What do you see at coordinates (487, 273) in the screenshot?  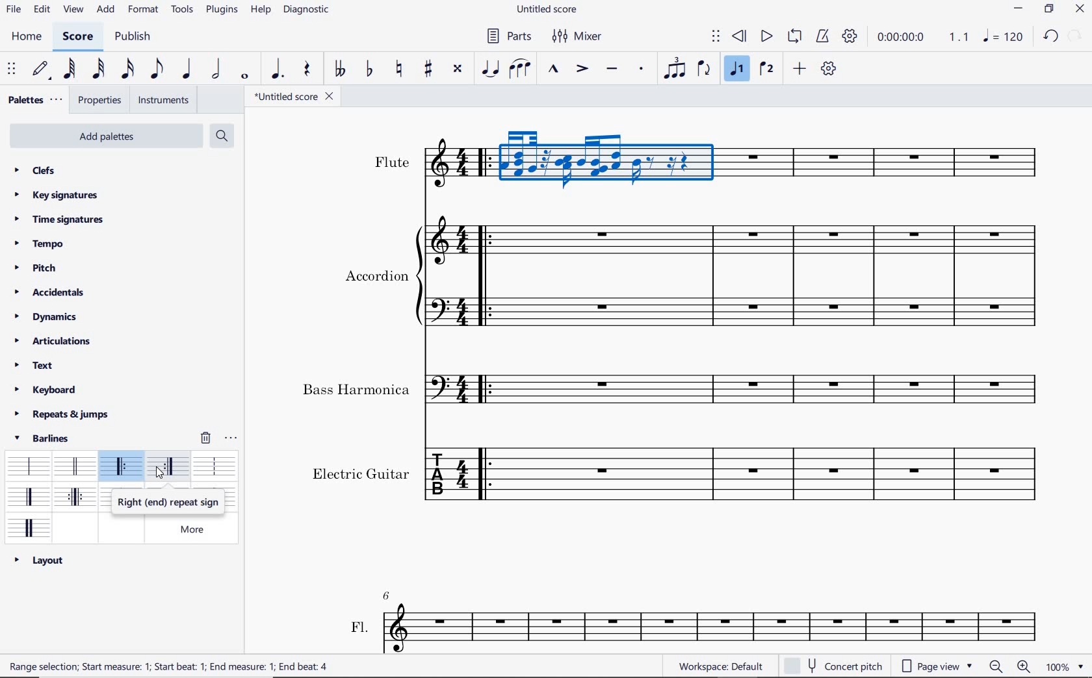 I see `left (start) repeat sign added` at bounding box center [487, 273].